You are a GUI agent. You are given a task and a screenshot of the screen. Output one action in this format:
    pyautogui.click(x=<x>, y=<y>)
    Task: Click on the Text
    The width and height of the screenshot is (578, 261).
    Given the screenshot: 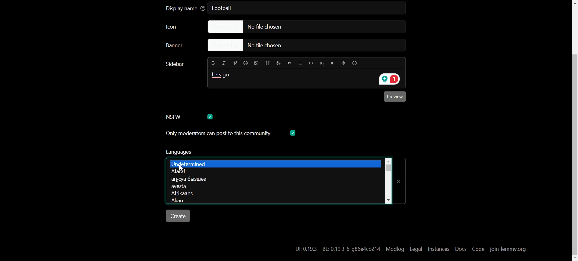 What is the action you would take?
    pyautogui.click(x=176, y=64)
    